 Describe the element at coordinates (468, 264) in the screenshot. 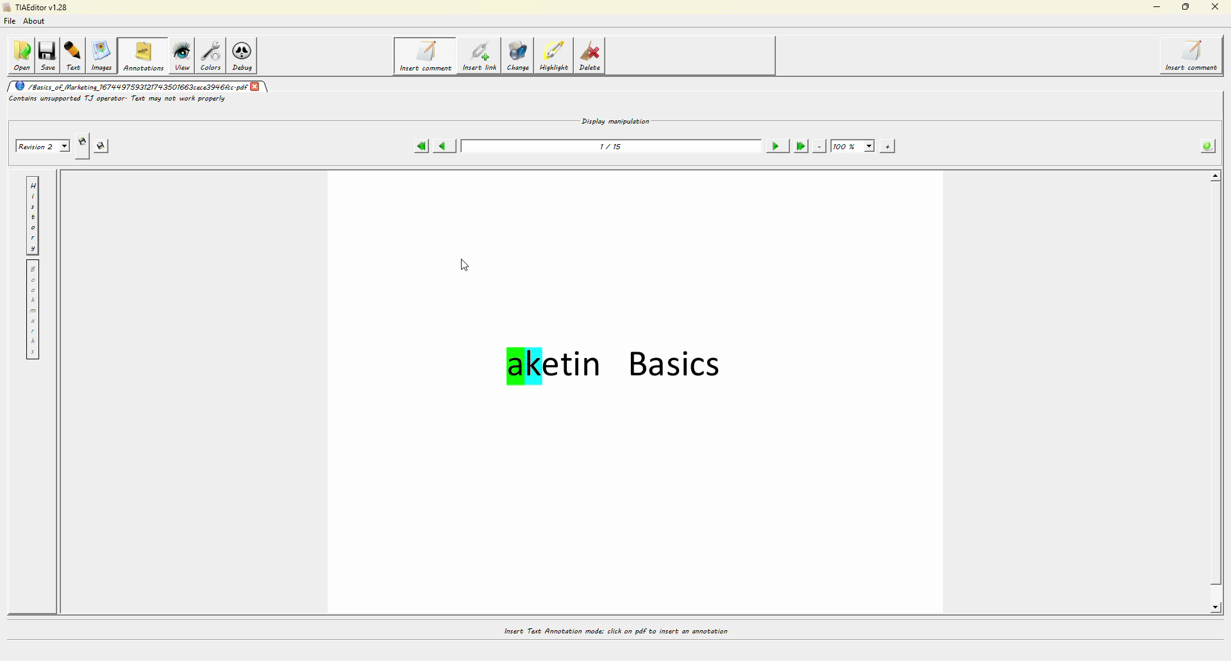

I see `cursor` at that location.